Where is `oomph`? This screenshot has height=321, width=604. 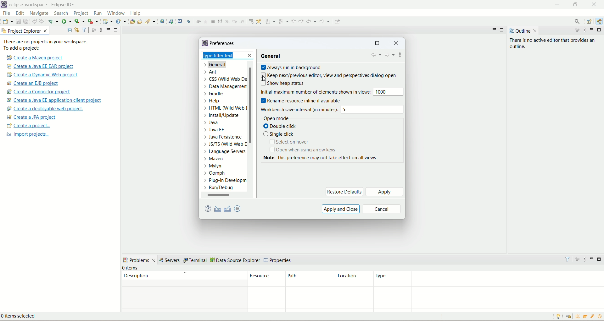 oomph is located at coordinates (215, 173).